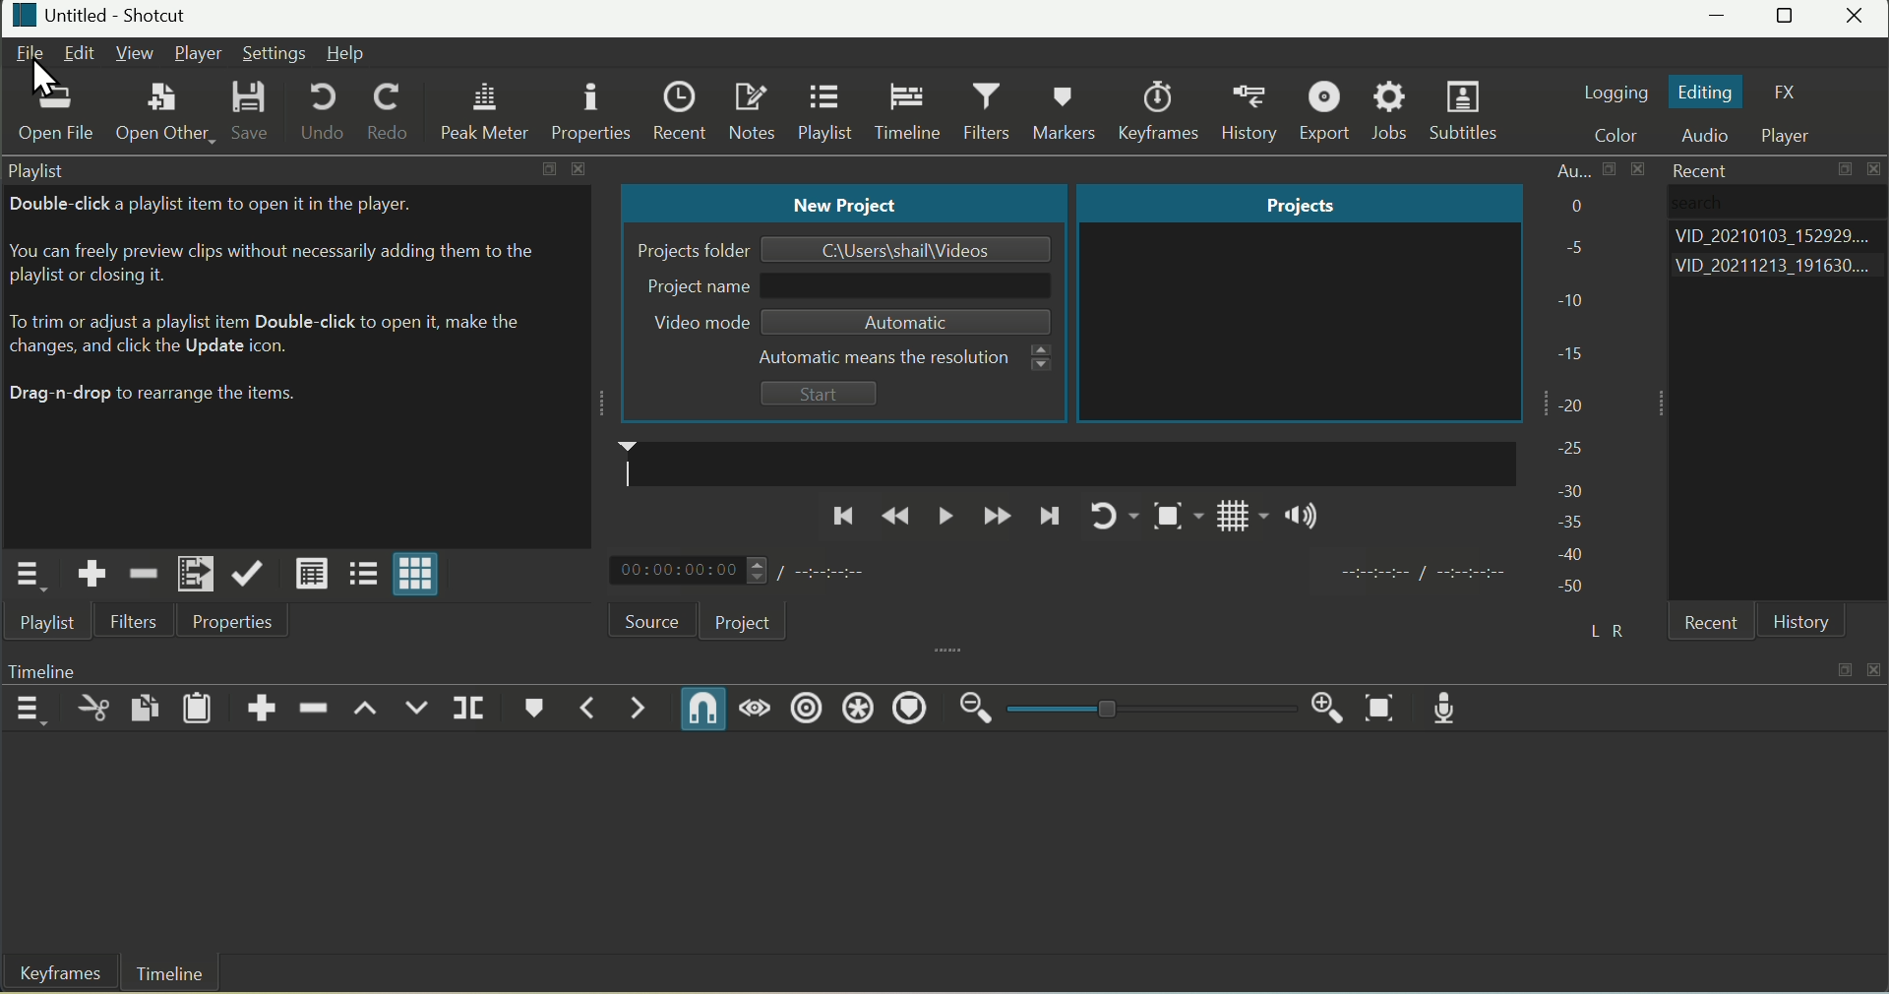 The image size is (1889, 994). What do you see at coordinates (1068, 109) in the screenshot?
I see `Markers` at bounding box center [1068, 109].